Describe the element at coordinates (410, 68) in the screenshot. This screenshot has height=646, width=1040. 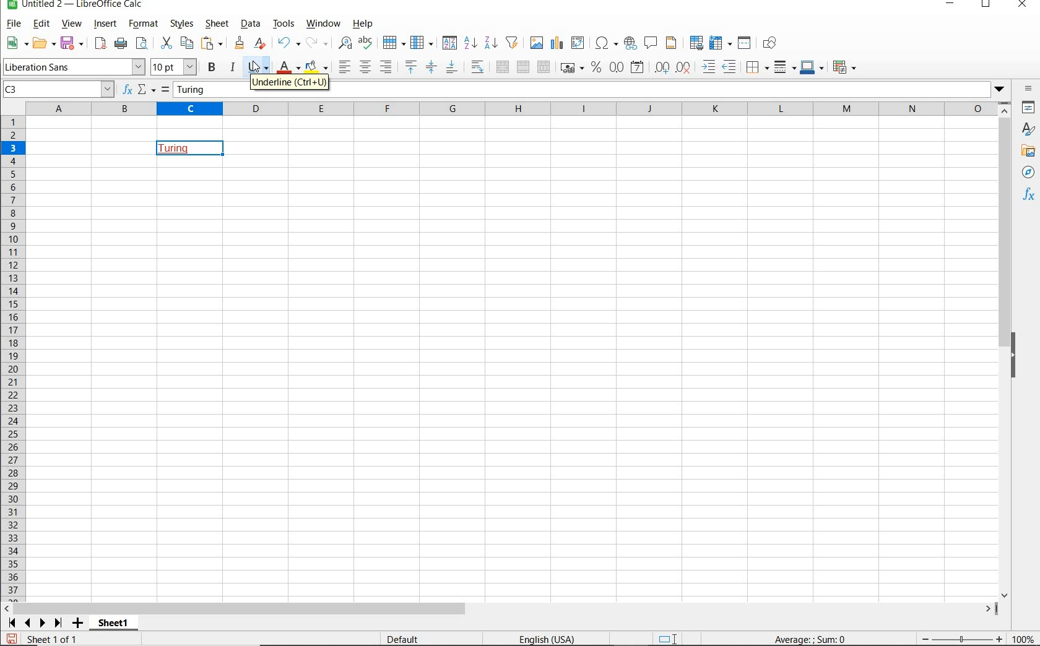
I see `ALIGN TOP` at that location.